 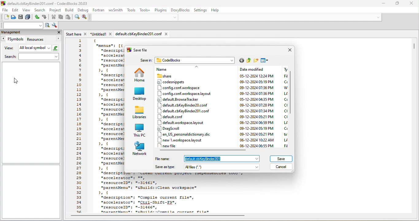 I want to click on dragscroll, so click(x=170, y=128).